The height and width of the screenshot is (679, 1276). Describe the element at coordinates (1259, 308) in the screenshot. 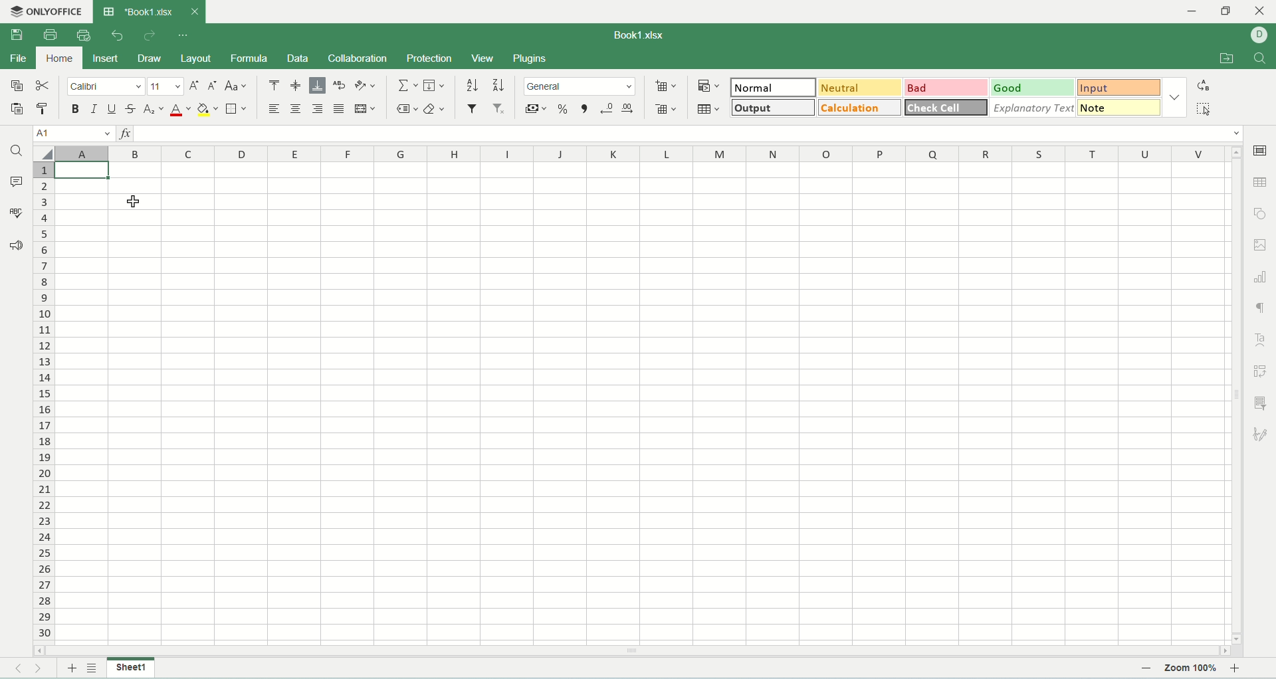

I see `formatting marks` at that location.